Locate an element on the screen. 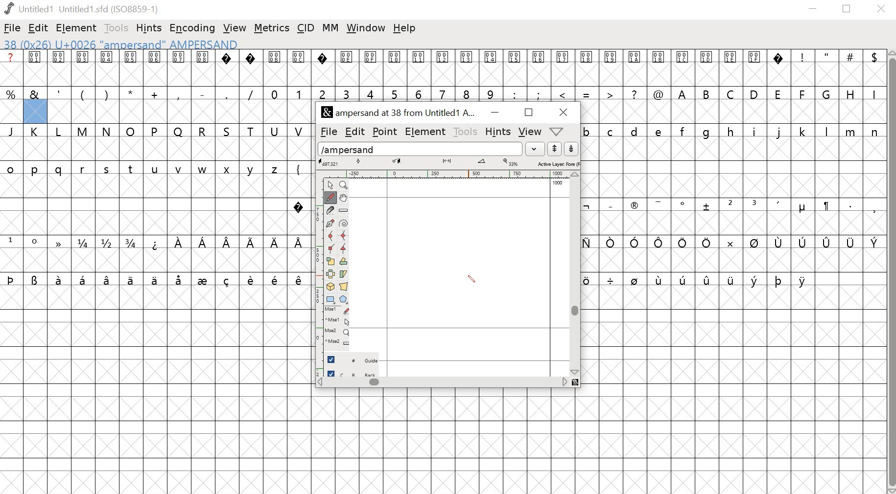 Image resolution: width=896 pixels, height=494 pixels. Untitled 1 Untitled1.shd (ISO8859-1) is located at coordinates (81, 8).